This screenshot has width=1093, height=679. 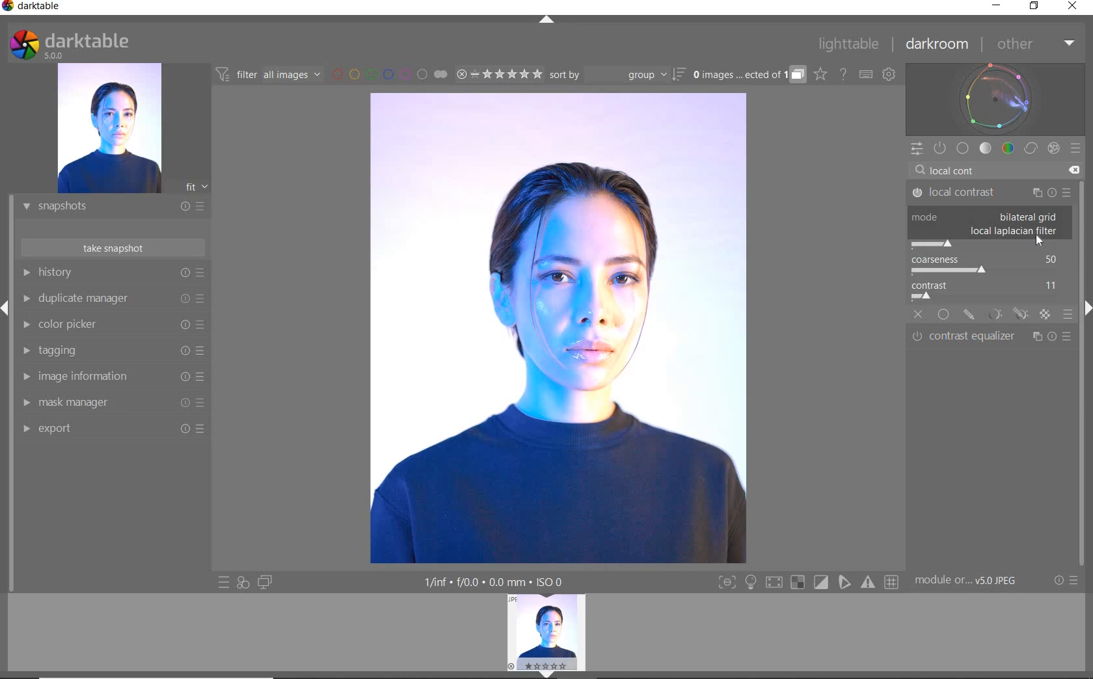 What do you see at coordinates (1068, 315) in the screenshot?
I see `BLENDING OPTIONS` at bounding box center [1068, 315].